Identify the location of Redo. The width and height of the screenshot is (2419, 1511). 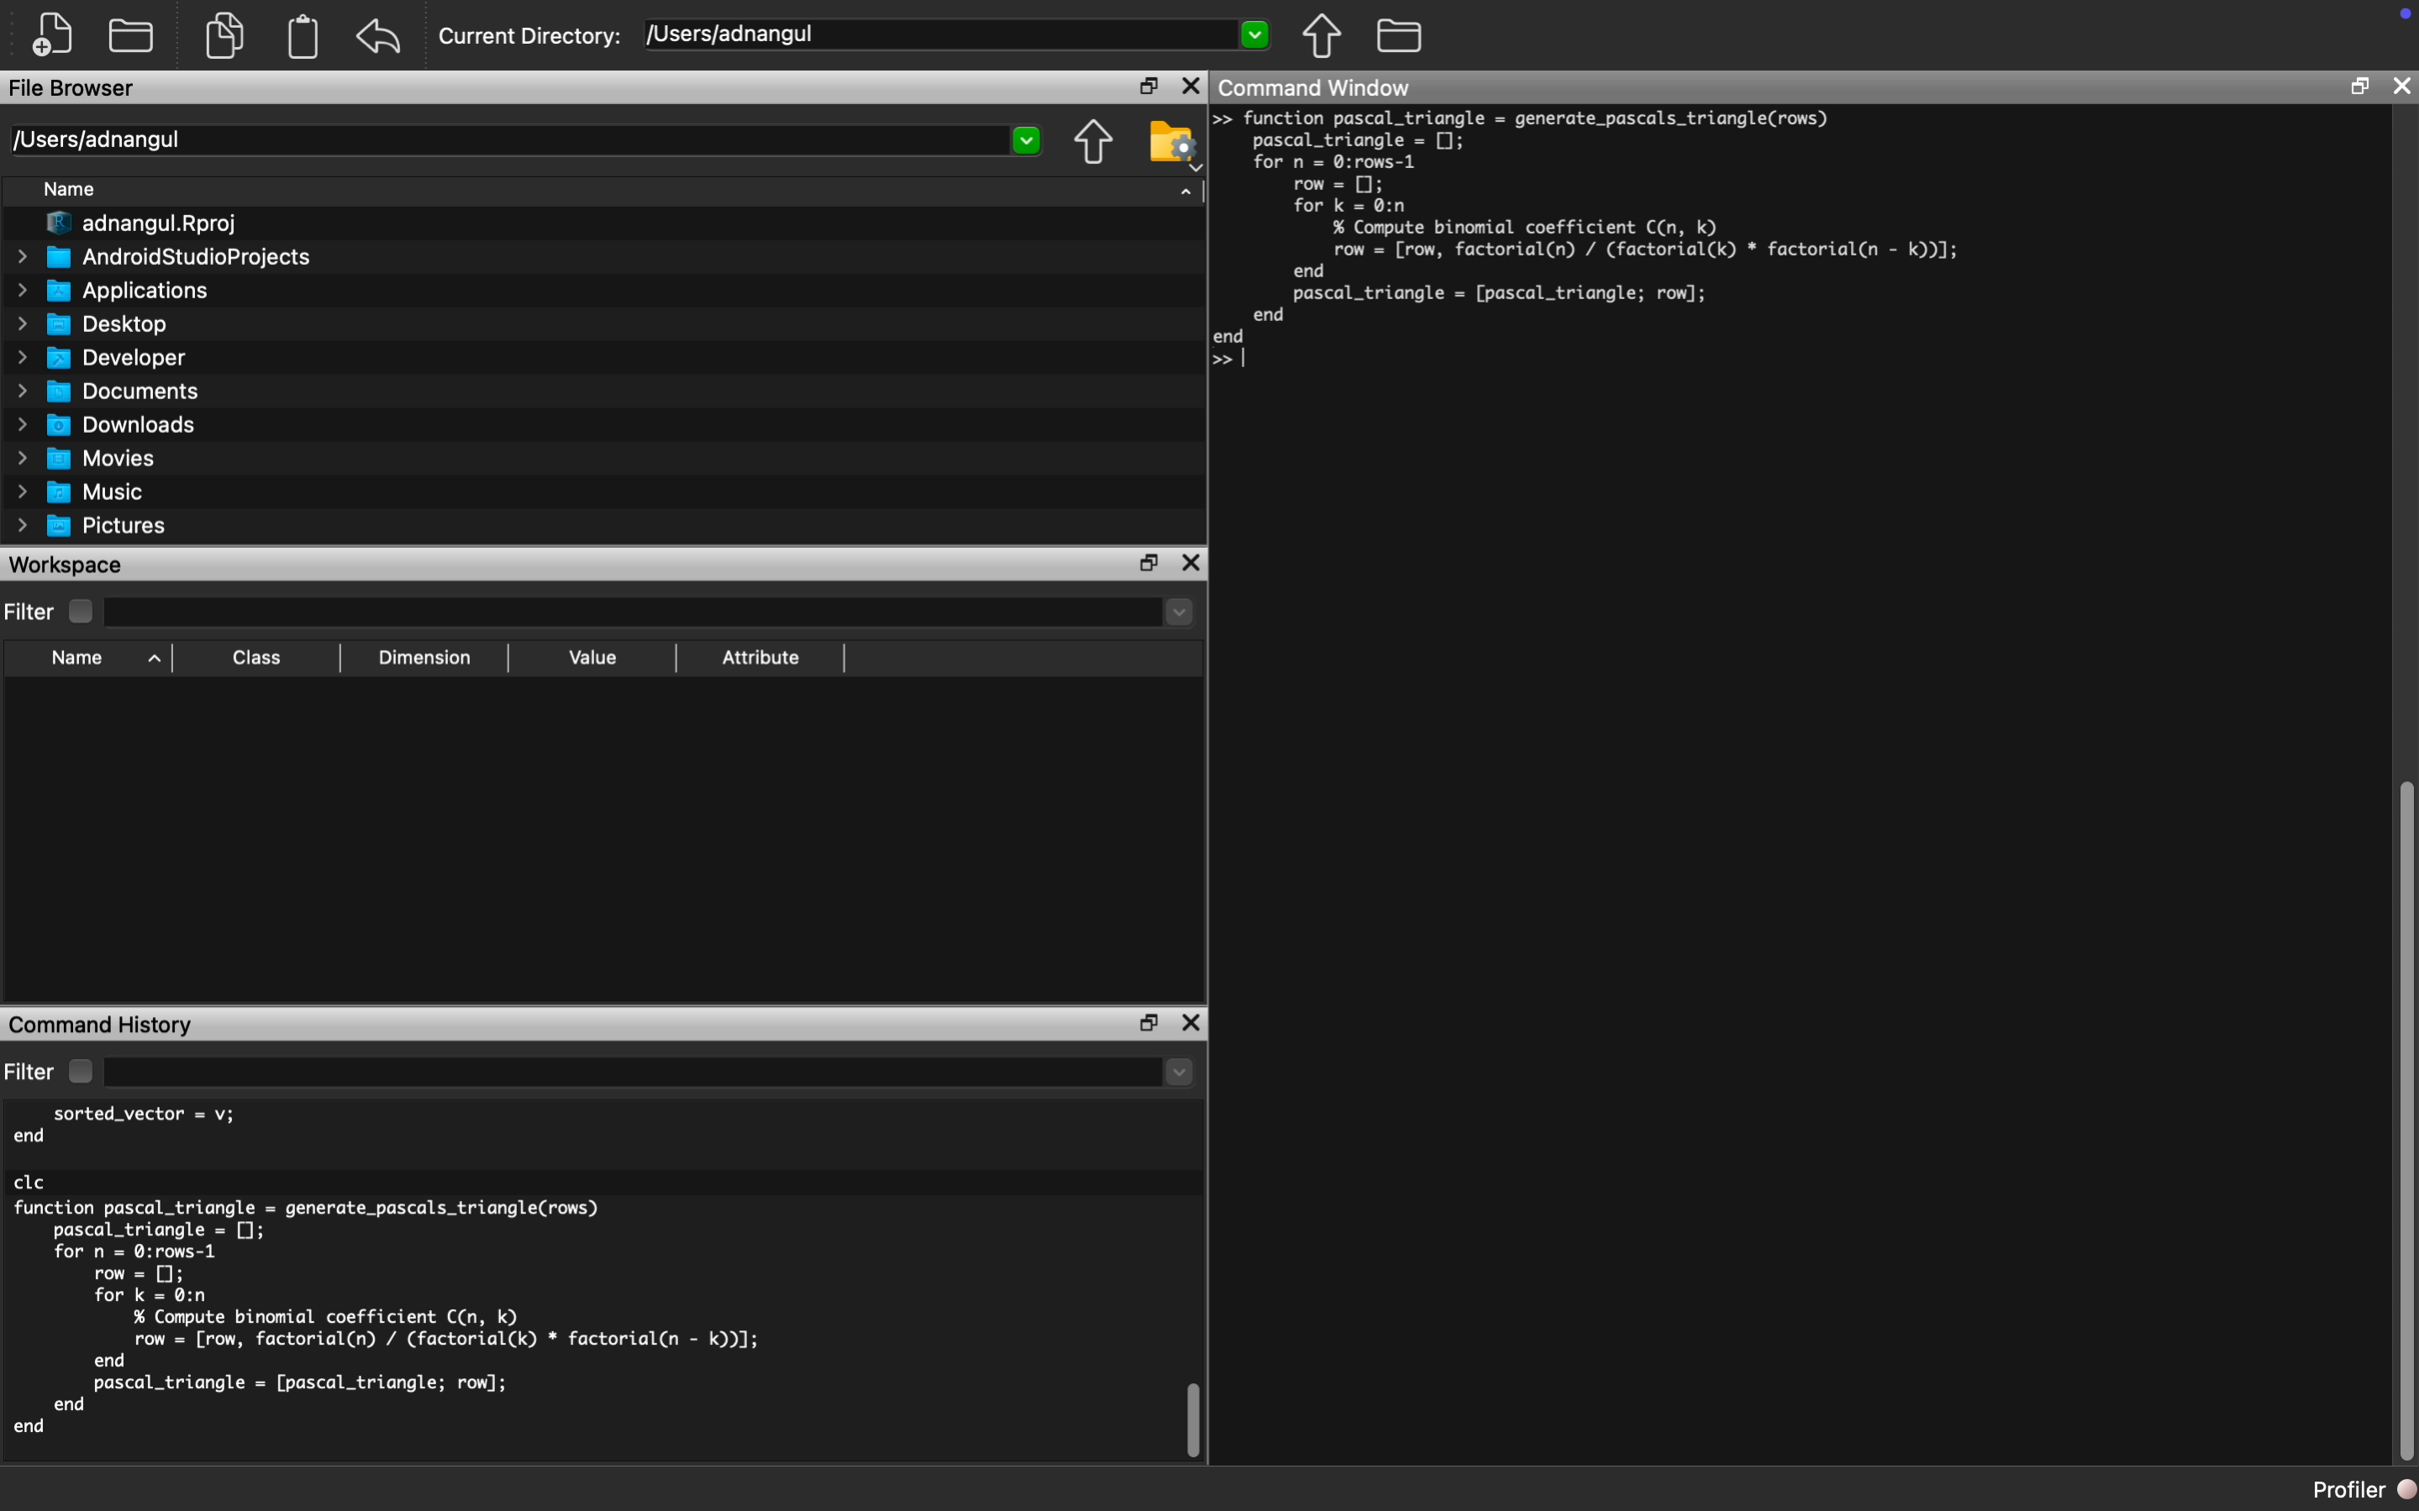
(381, 38).